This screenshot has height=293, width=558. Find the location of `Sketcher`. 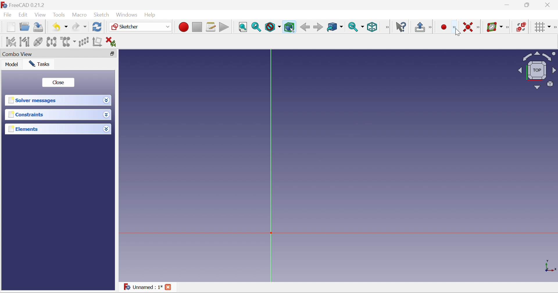

Sketcher is located at coordinates (141, 27).